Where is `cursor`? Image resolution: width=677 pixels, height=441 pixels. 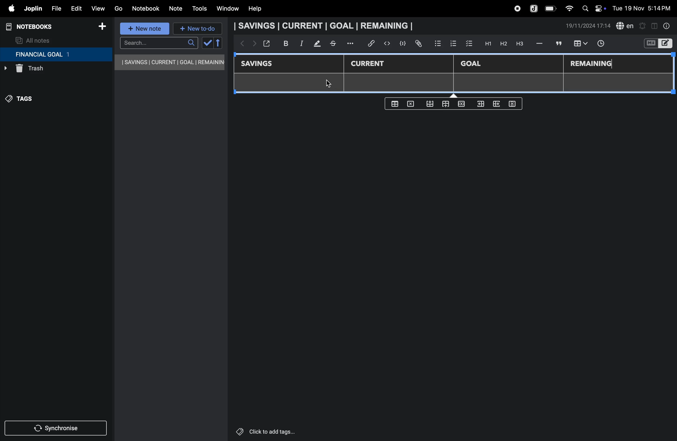 cursor is located at coordinates (329, 82).